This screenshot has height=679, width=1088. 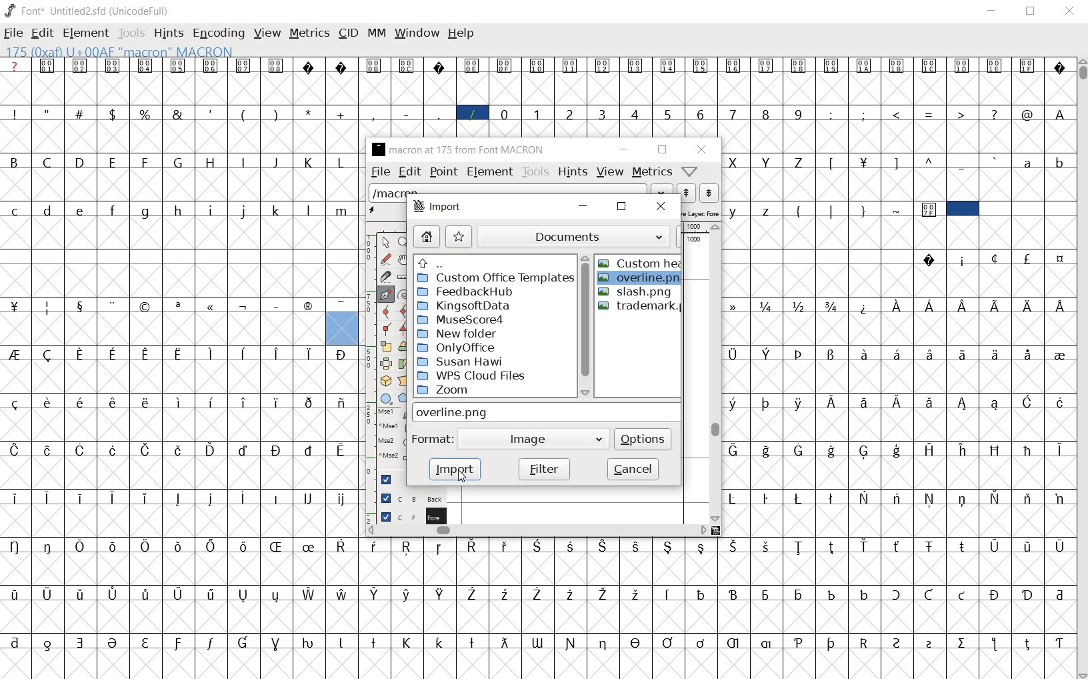 What do you see at coordinates (735, 210) in the screenshot?
I see `y` at bounding box center [735, 210].